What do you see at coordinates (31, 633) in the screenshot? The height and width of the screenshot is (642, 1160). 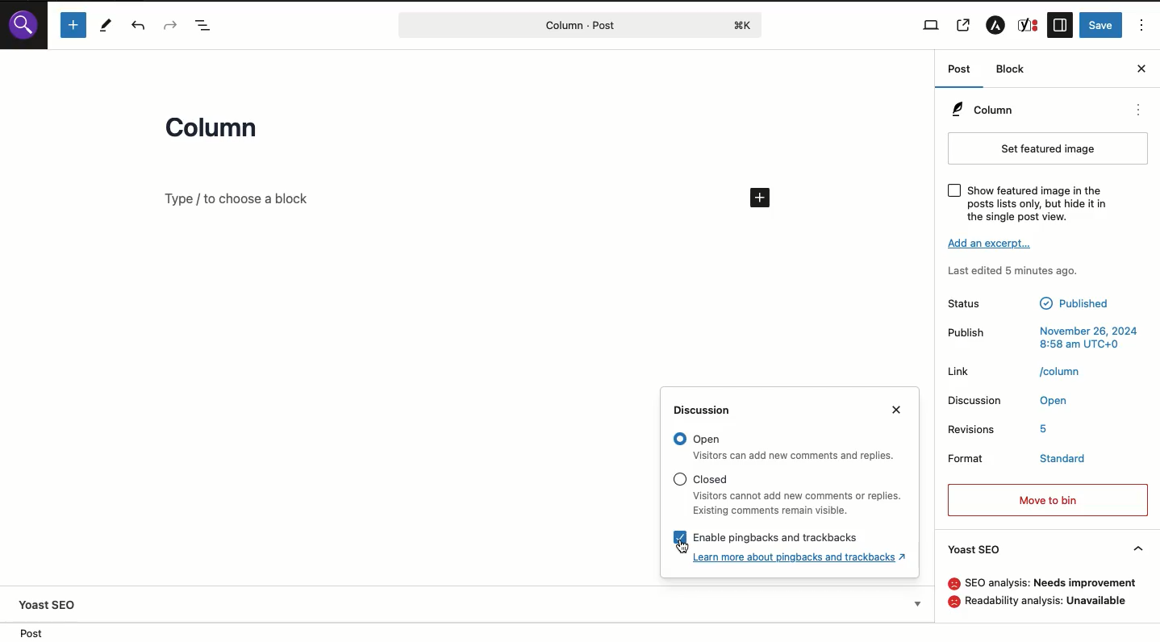 I see `post` at bounding box center [31, 633].